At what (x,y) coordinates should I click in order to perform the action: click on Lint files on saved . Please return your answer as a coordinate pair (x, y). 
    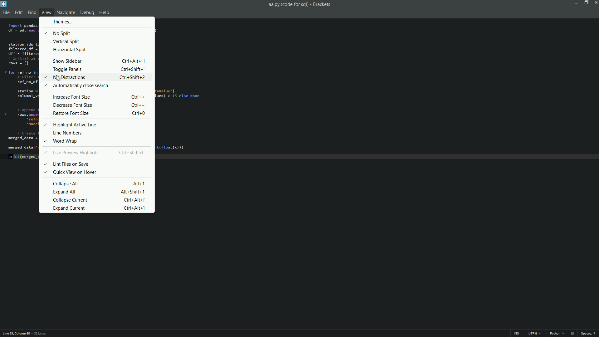
    Looking at the image, I should click on (66, 164).